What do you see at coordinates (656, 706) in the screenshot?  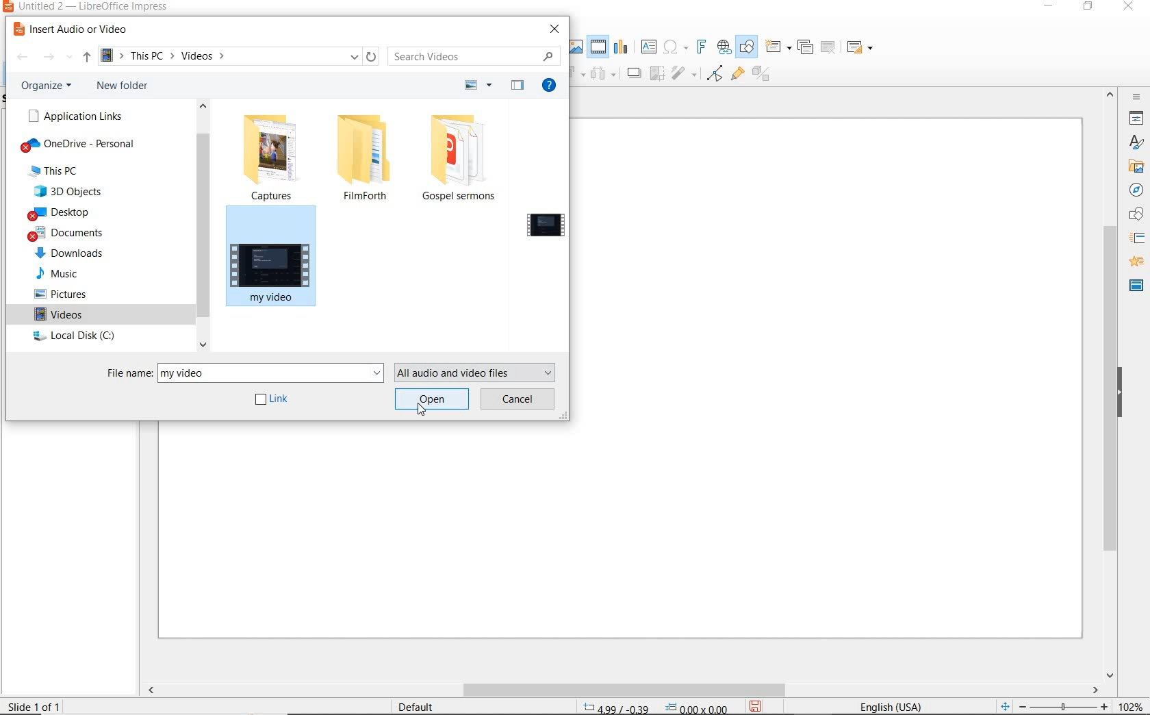 I see `POSITION AND SIZE` at bounding box center [656, 706].